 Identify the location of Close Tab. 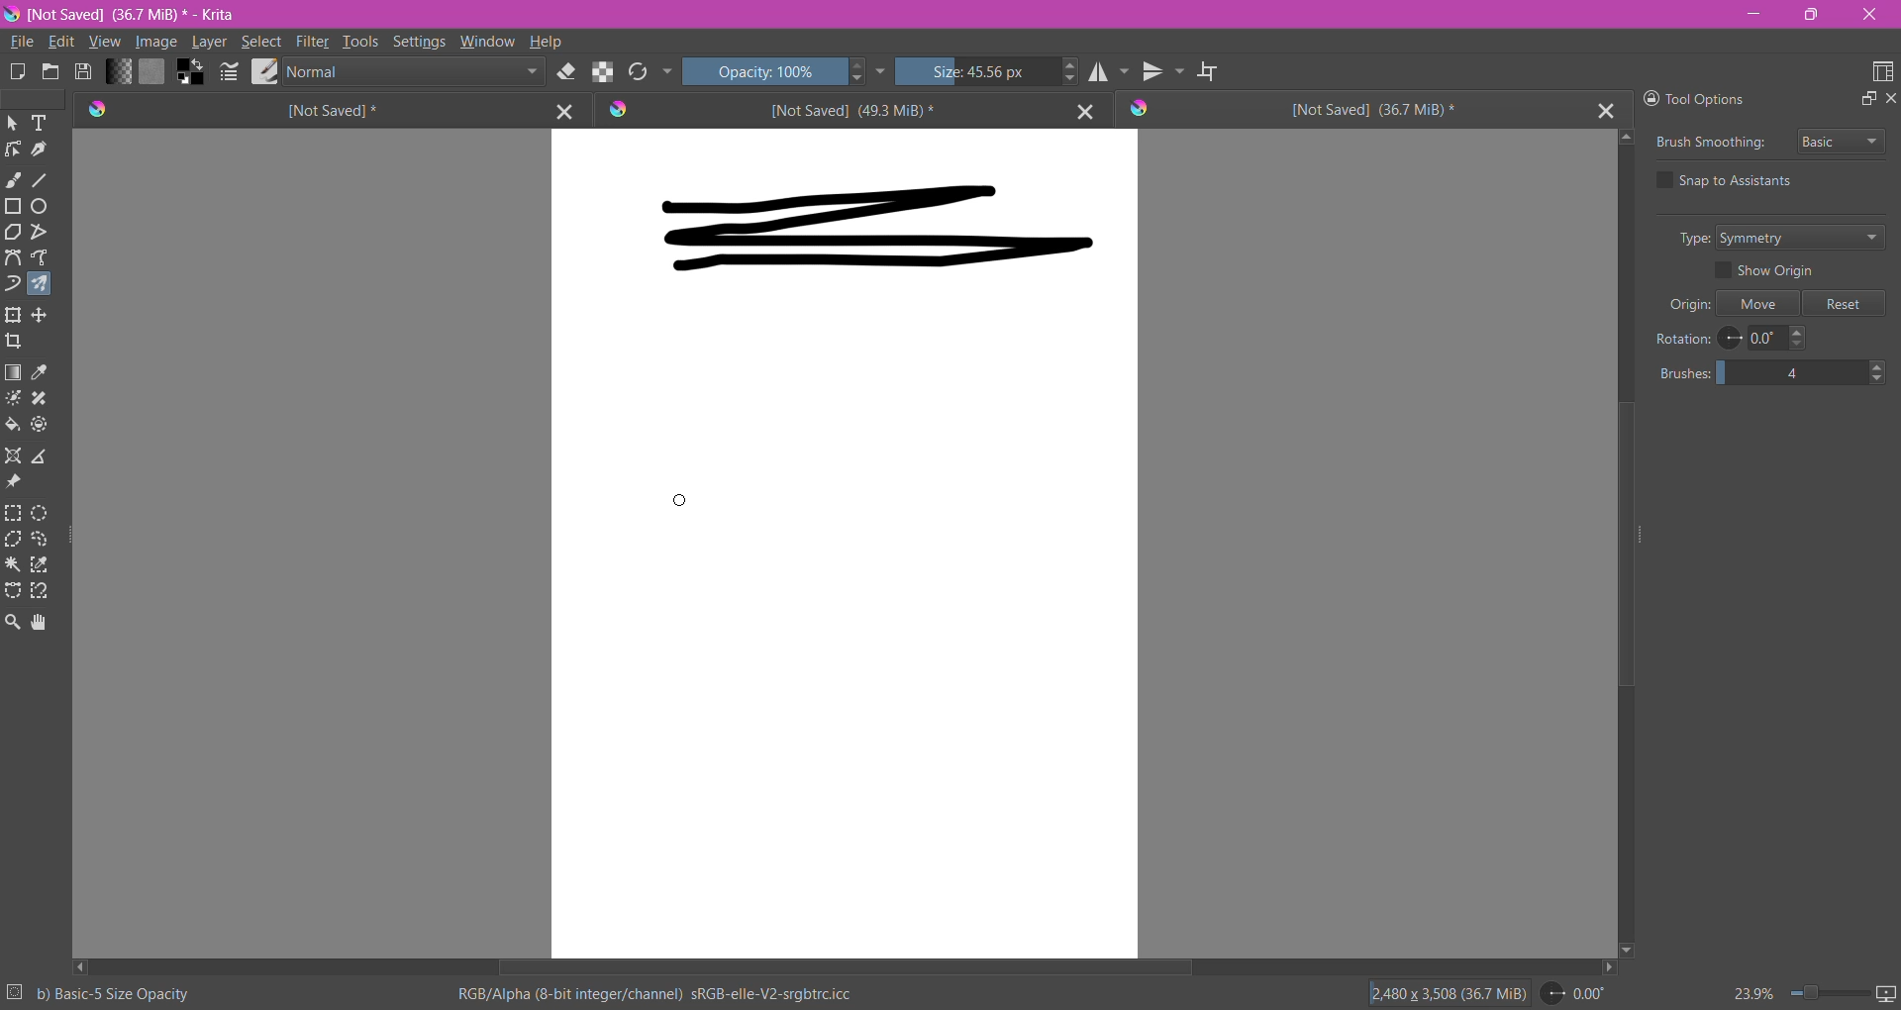
(560, 110).